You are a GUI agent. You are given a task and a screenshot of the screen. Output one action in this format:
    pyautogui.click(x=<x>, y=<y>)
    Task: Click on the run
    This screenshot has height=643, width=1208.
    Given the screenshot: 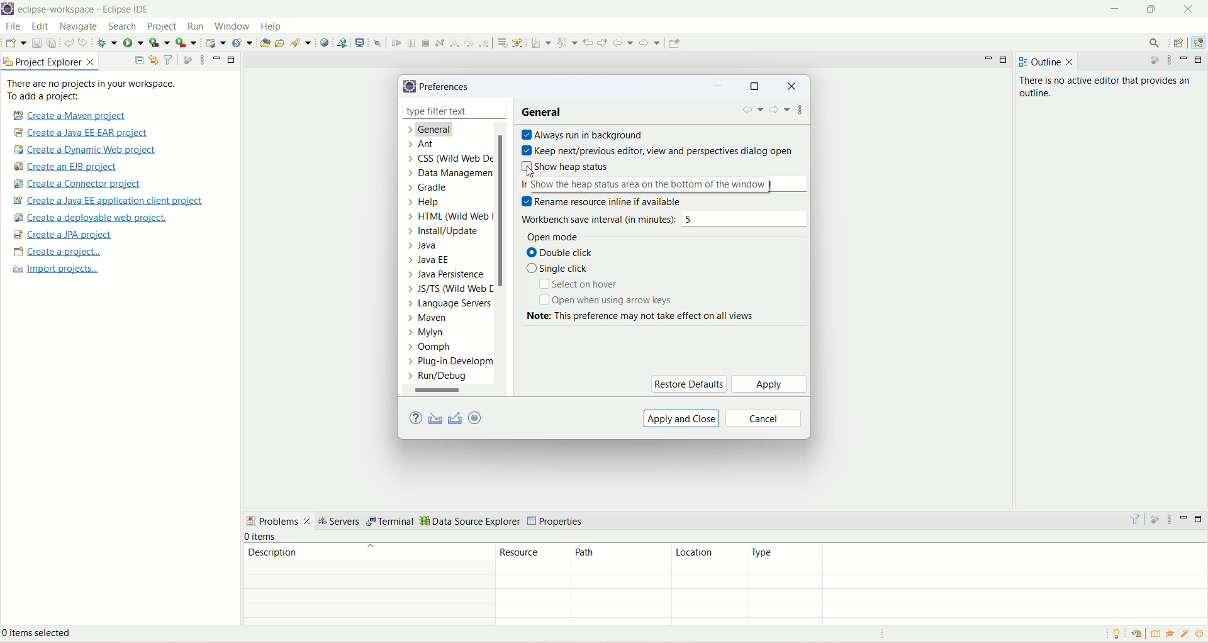 What is the action you would take?
    pyautogui.click(x=133, y=42)
    